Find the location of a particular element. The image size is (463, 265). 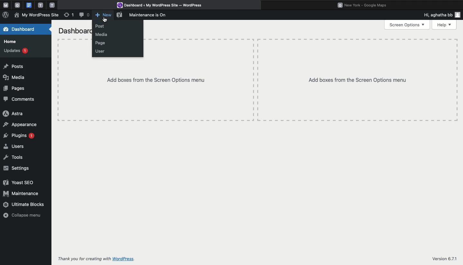

Ultimate blocks is located at coordinates (24, 204).